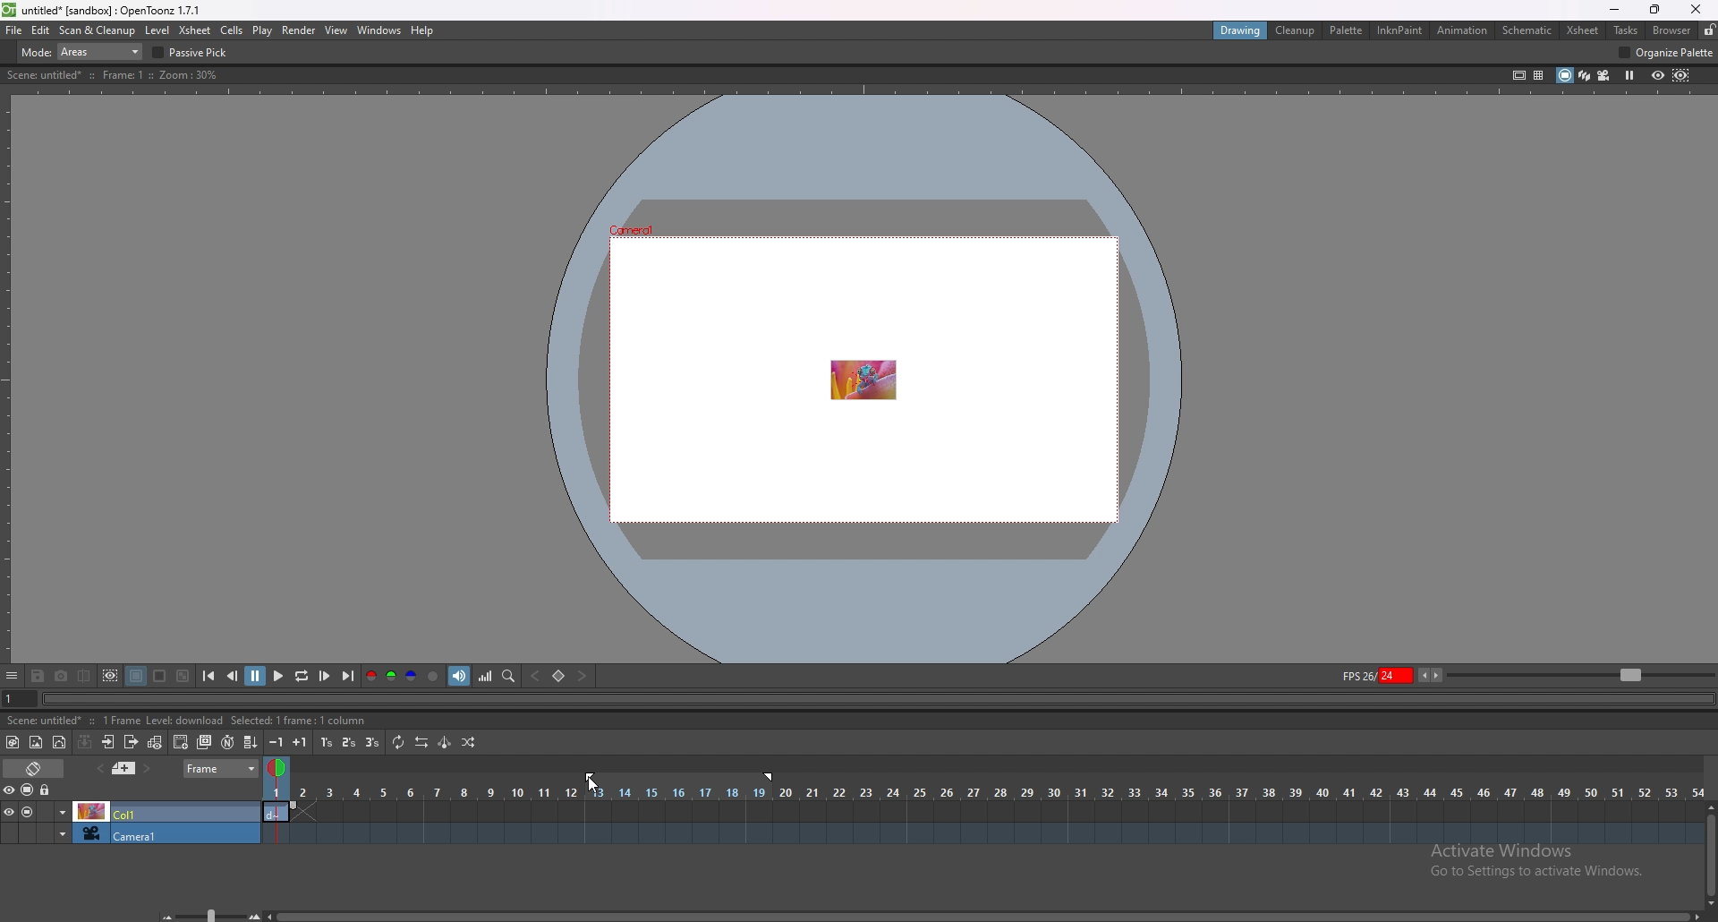 This screenshot has height=922, width=1718. Describe the element at coordinates (981, 833) in the screenshot. I see `timeline` at that location.